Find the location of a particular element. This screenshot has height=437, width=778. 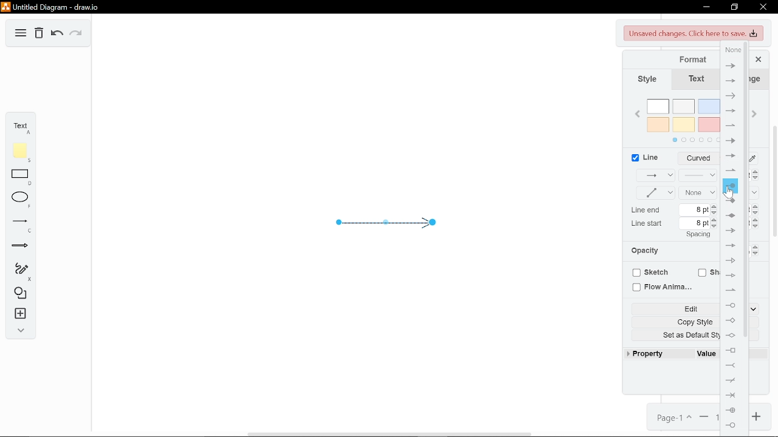

Increase Line start spacing is located at coordinates (716, 220).